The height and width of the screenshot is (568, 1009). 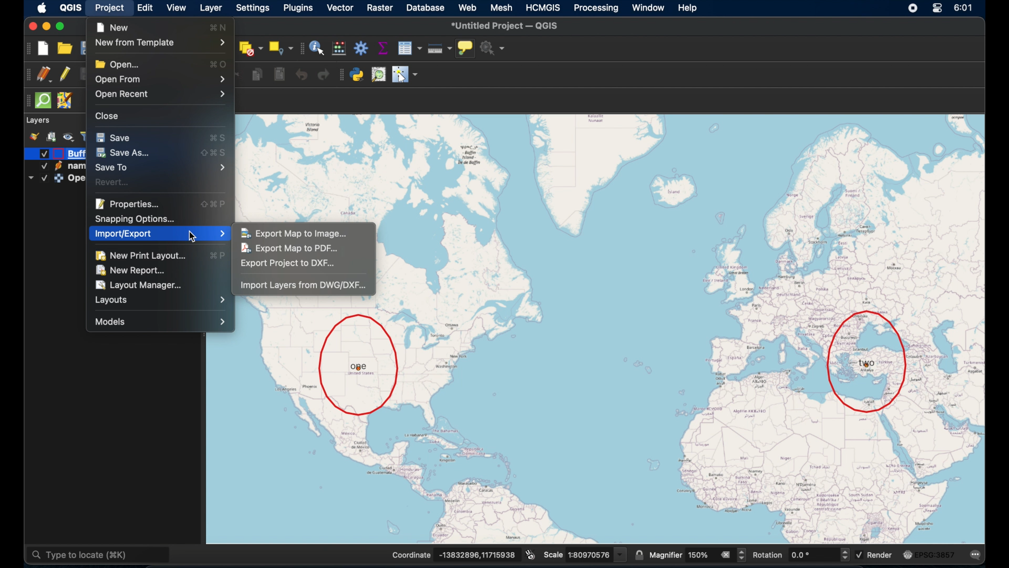 What do you see at coordinates (298, 8) in the screenshot?
I see `plugins` at bounding box center [298, 8].